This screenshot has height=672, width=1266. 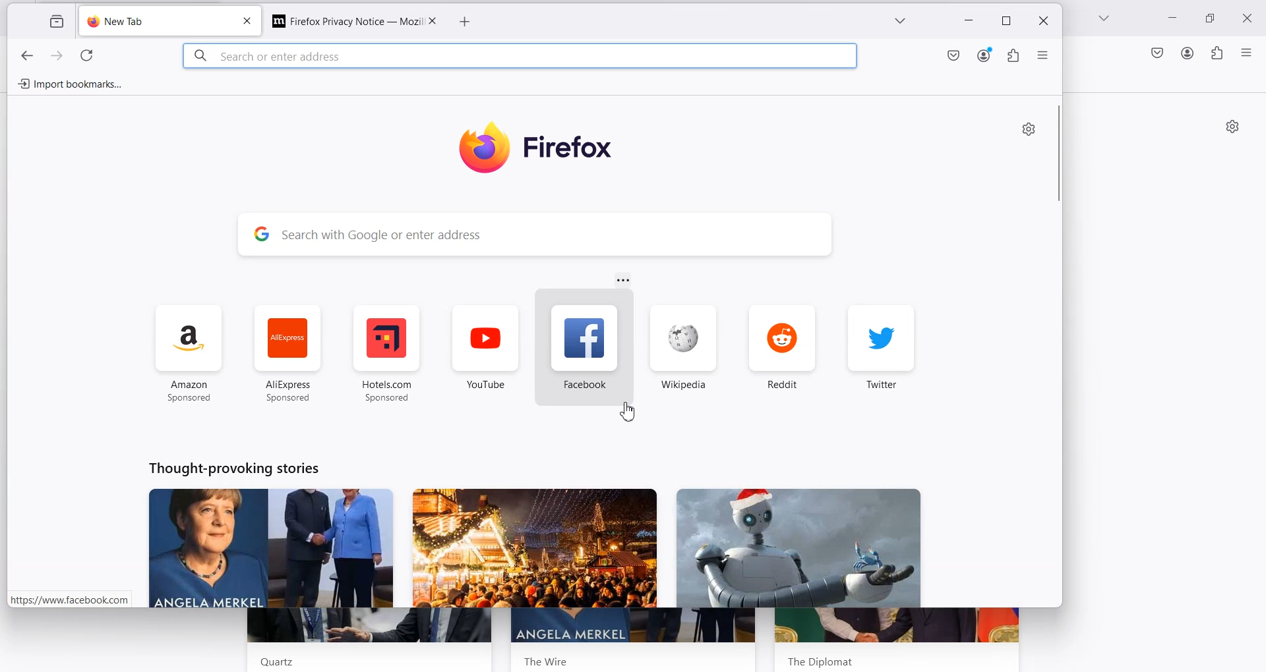 What do you see at coordinates (984, 57) in the screenshot?
I see `account` at bounding box center [984, 57].